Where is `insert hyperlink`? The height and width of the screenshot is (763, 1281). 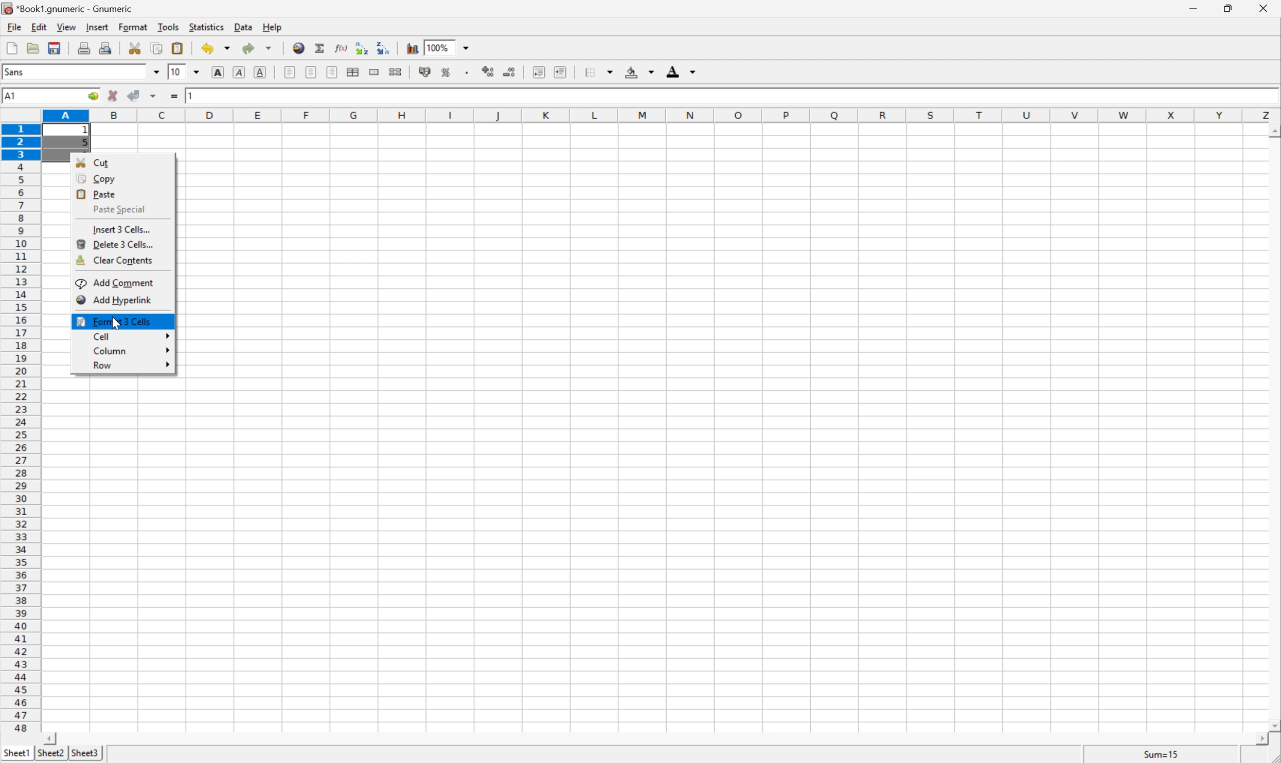 insert hyperlink is located at coordinates (299, 47).